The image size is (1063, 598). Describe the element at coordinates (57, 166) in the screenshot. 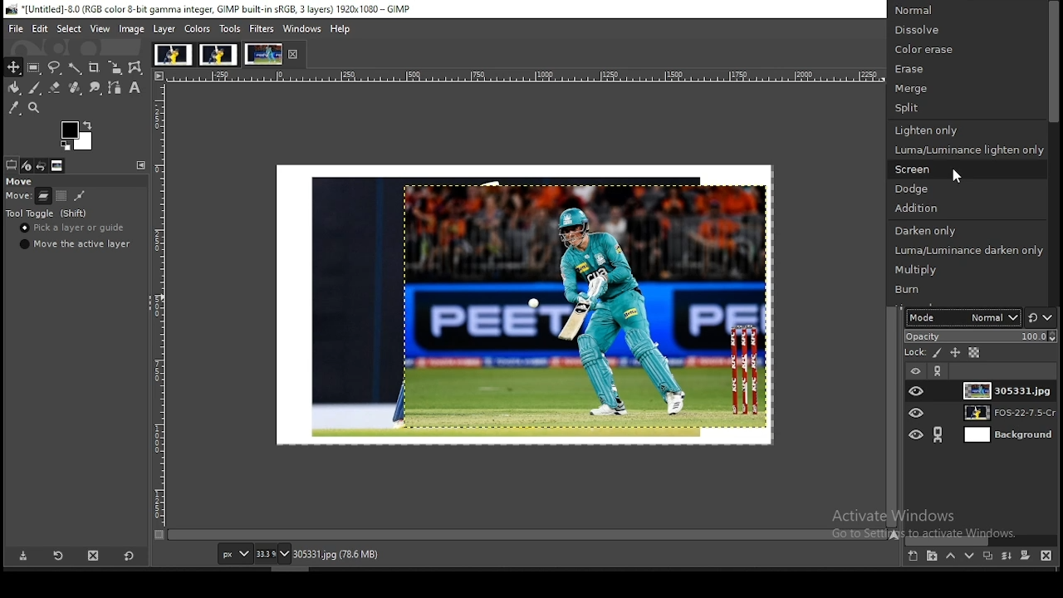

I see `images` at that location.